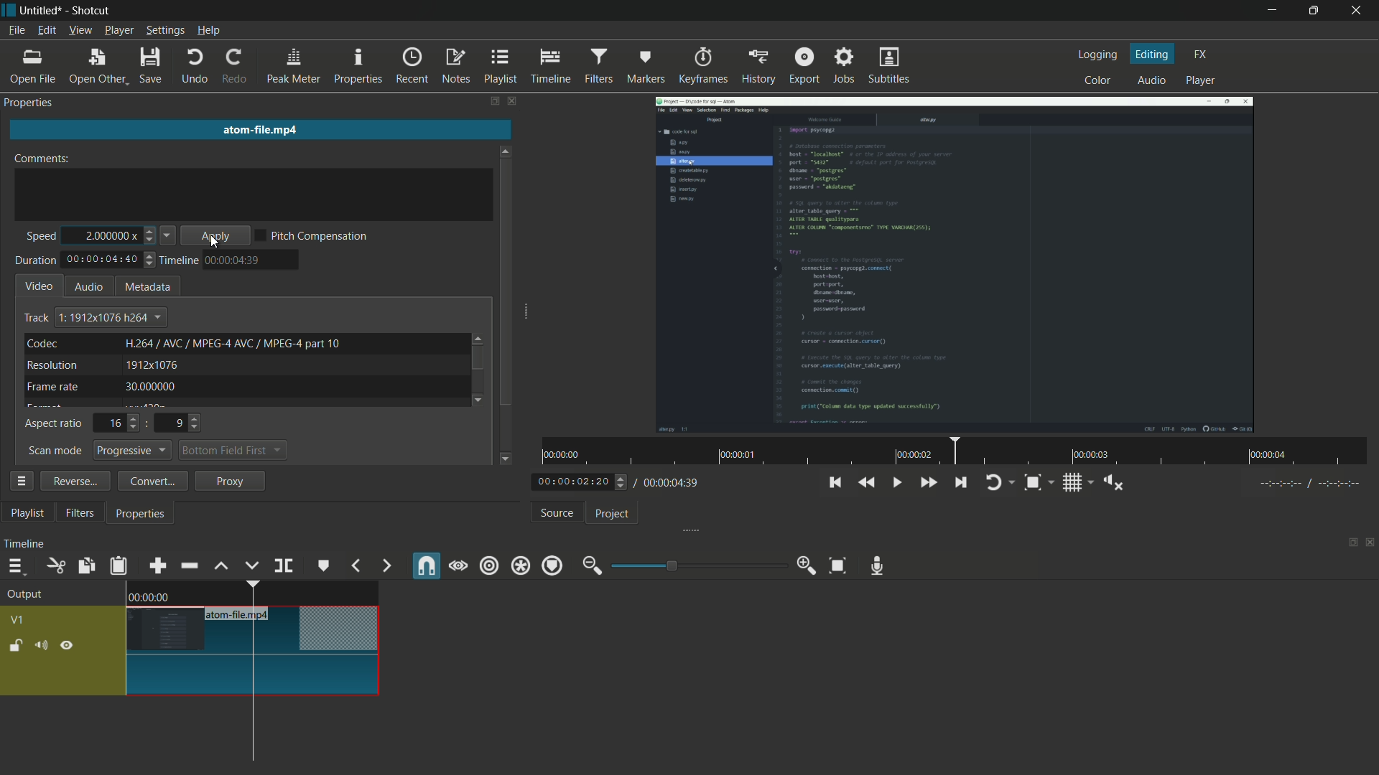 The image size is (1379, 775). I want to click on timeline, so click(177, 261).